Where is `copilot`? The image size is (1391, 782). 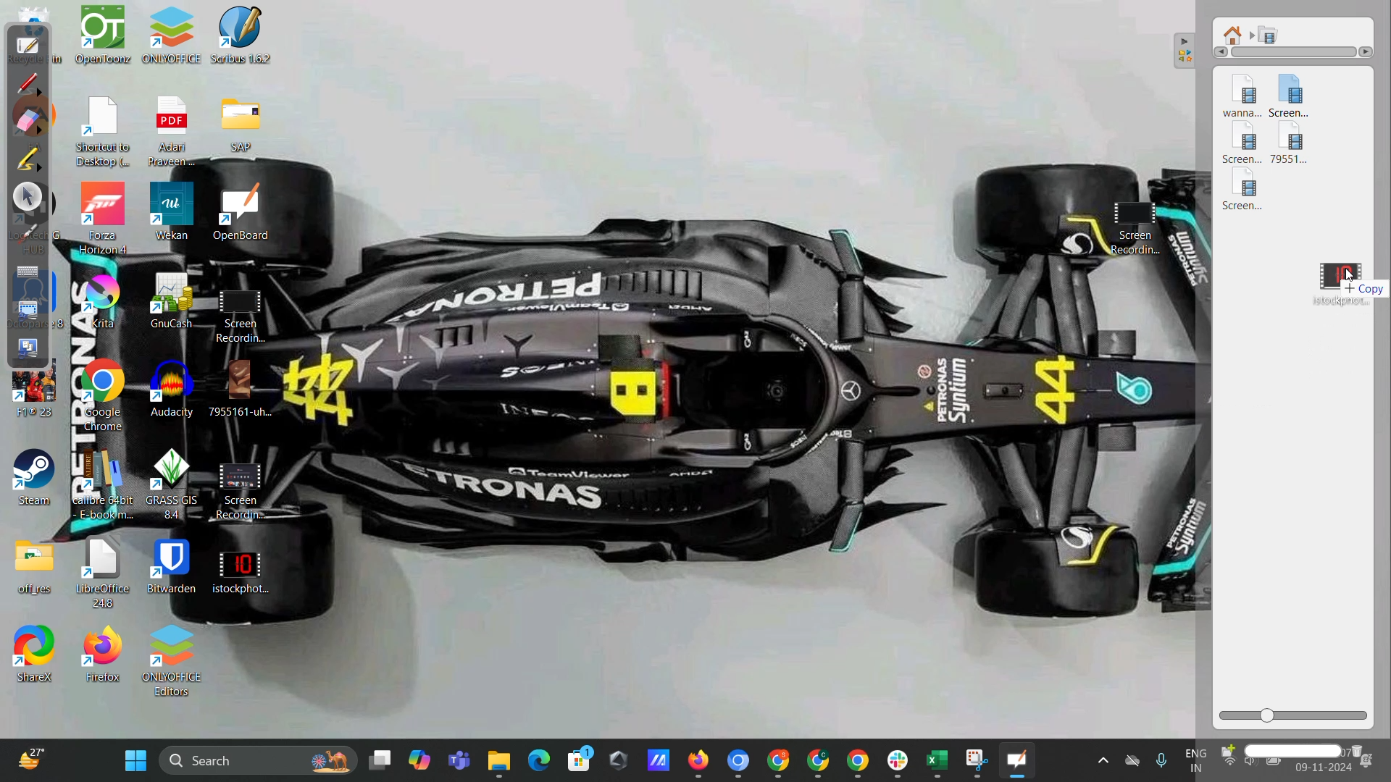 copilot is located at coordinates (418, 762).